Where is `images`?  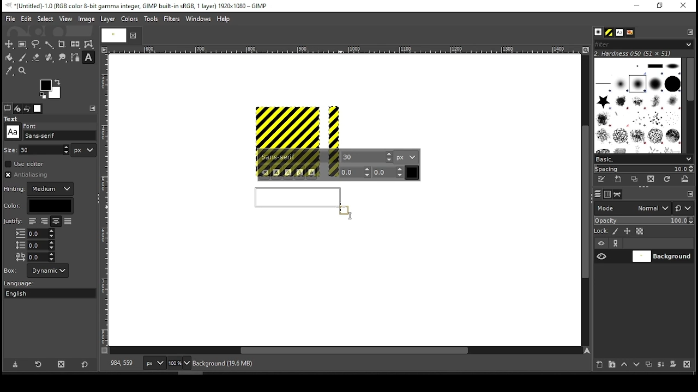
images is located at coordinates (38, 109).